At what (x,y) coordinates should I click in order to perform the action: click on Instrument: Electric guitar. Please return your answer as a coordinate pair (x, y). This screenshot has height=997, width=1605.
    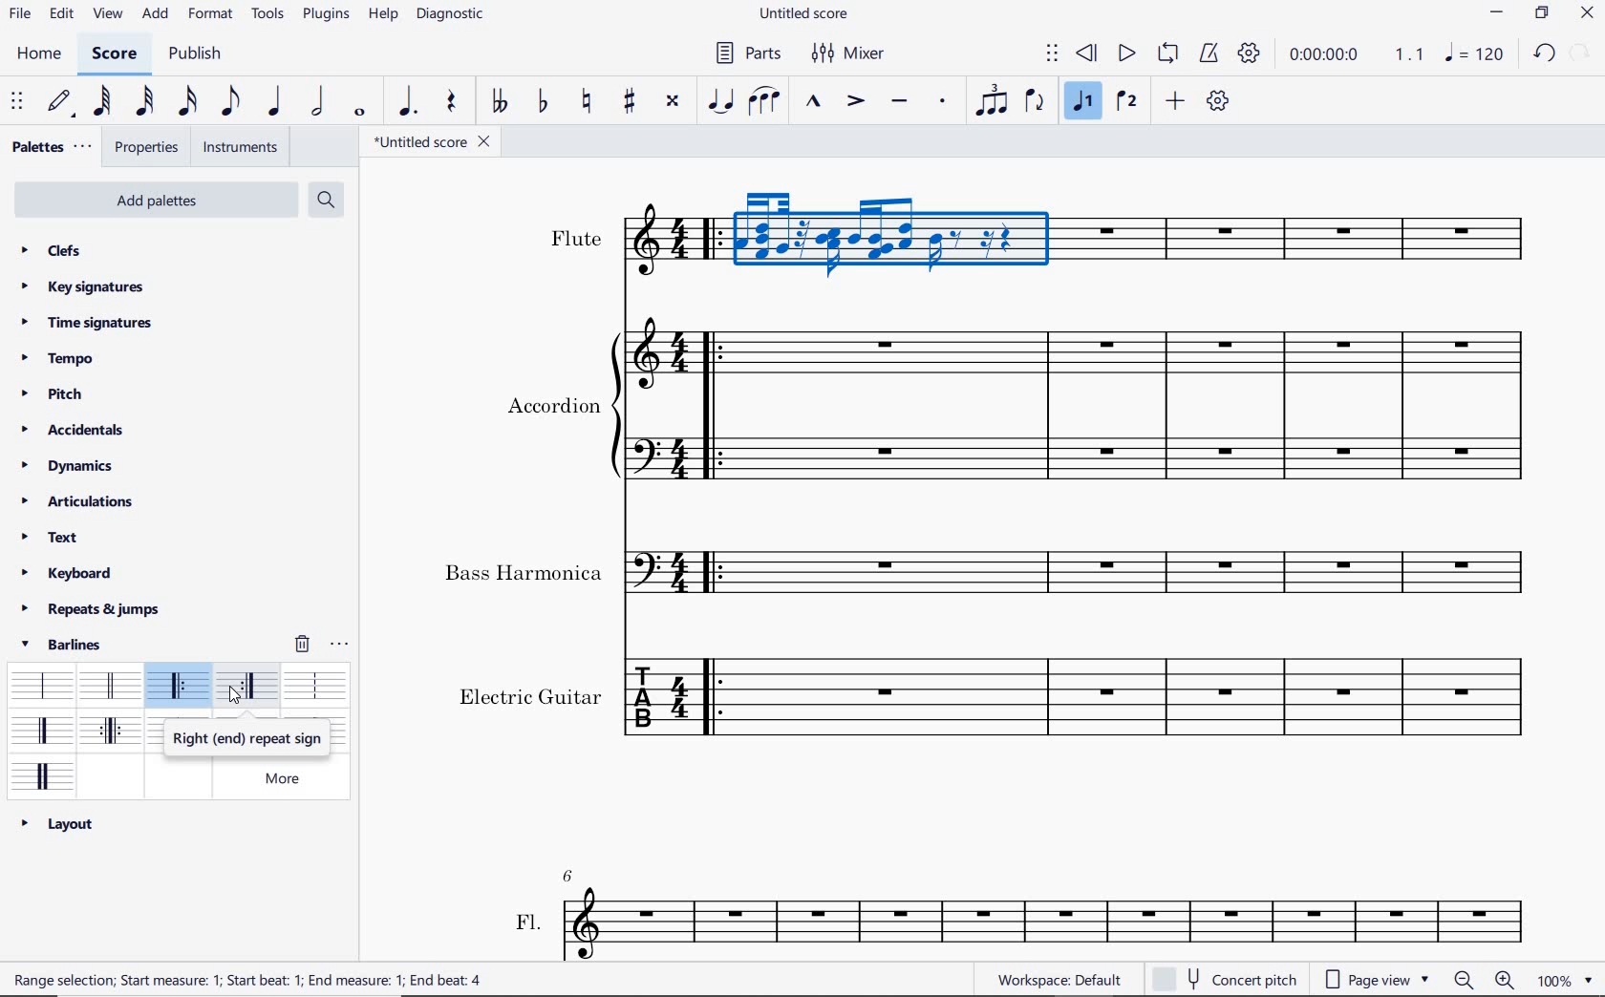
    Looking at the image, I should click on (1140, 696).